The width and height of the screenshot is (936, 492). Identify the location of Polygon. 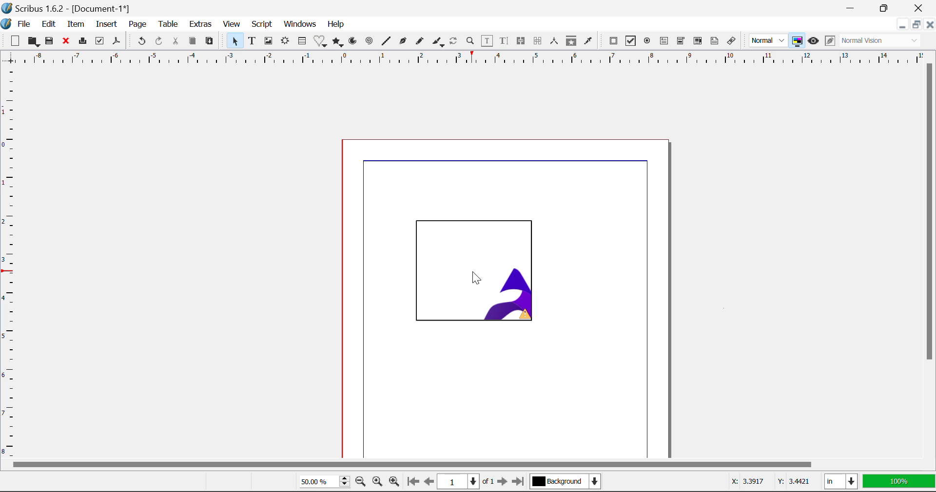
(338, 42).